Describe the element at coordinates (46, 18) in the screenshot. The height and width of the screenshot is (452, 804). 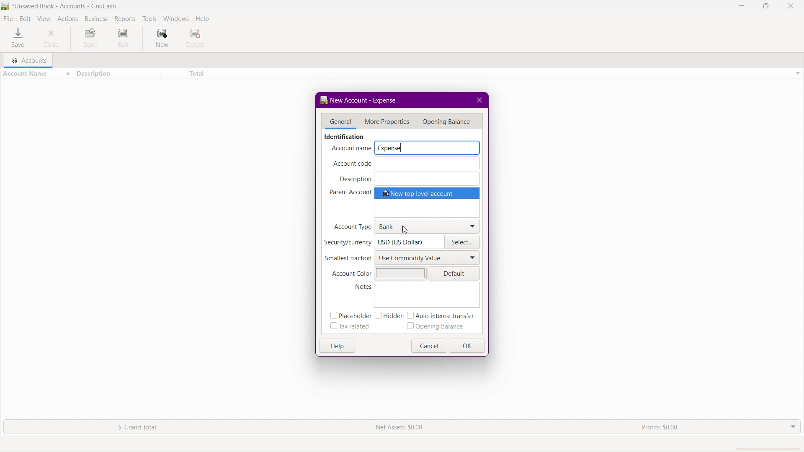
I see `View` at that location.